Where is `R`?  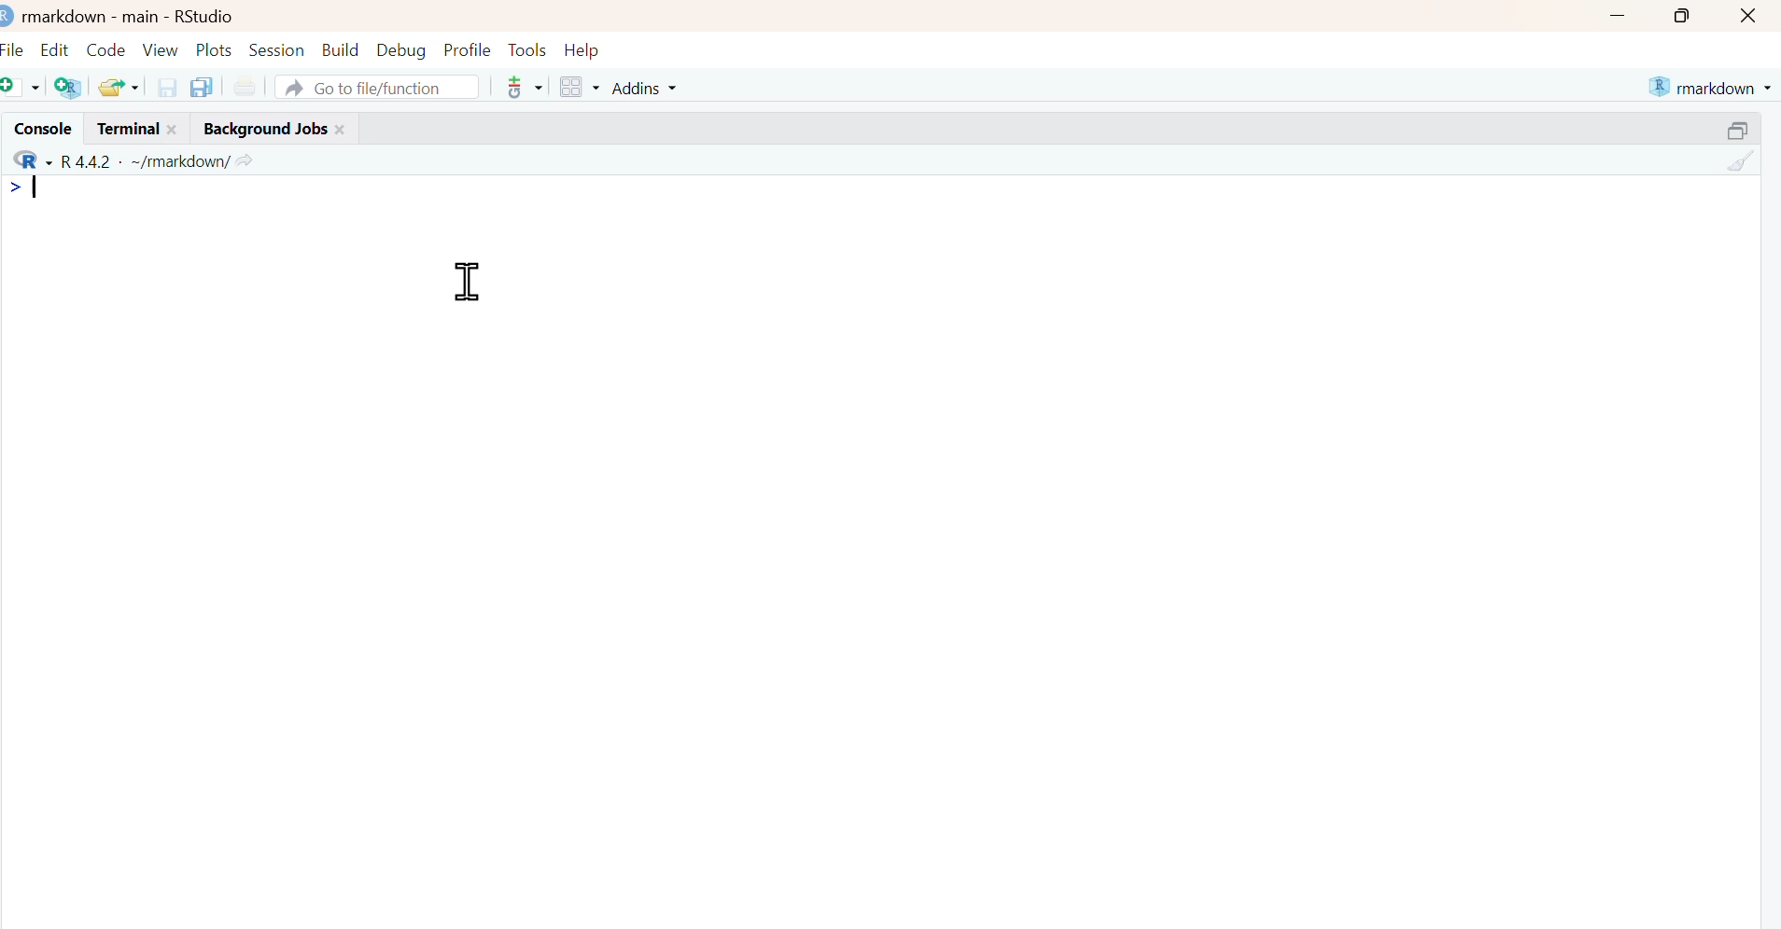
R is located at coordinates (29, 159).